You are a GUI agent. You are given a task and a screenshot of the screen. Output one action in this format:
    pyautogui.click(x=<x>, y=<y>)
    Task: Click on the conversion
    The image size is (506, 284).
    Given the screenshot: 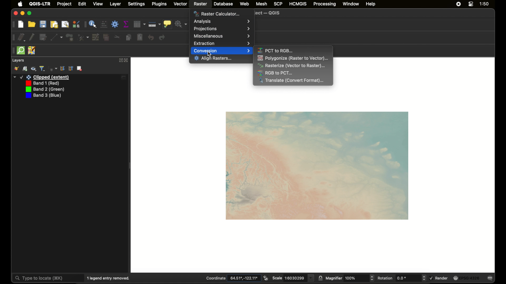 What is the action you would take?
    pyautogui.click(x=222, y=51)
    